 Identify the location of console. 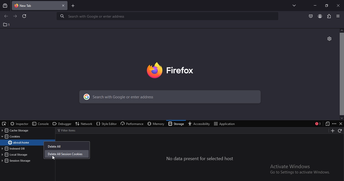
(41, 124).